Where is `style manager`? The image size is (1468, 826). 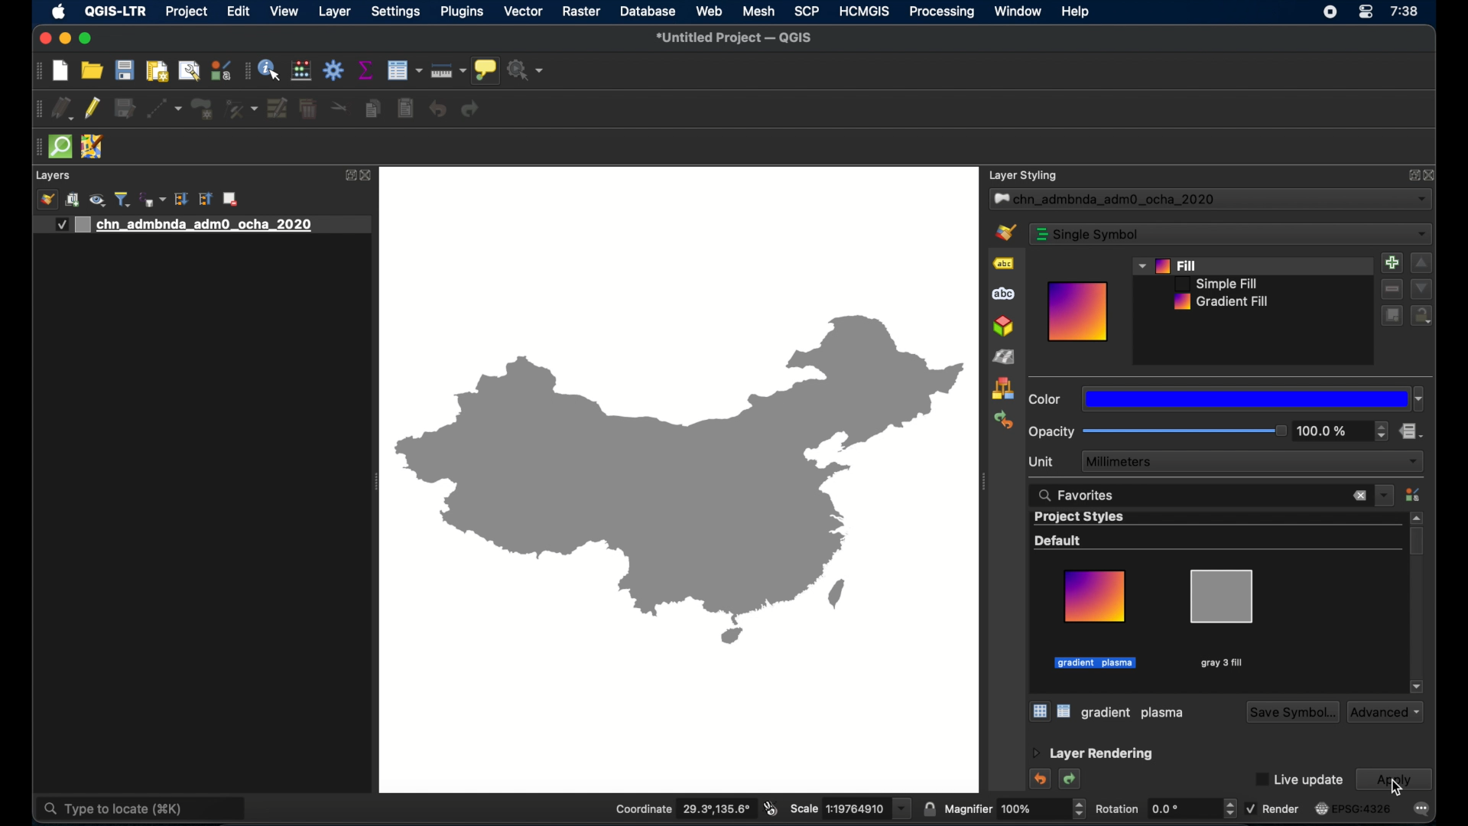 style manager is located at coordinates (1003, 389).